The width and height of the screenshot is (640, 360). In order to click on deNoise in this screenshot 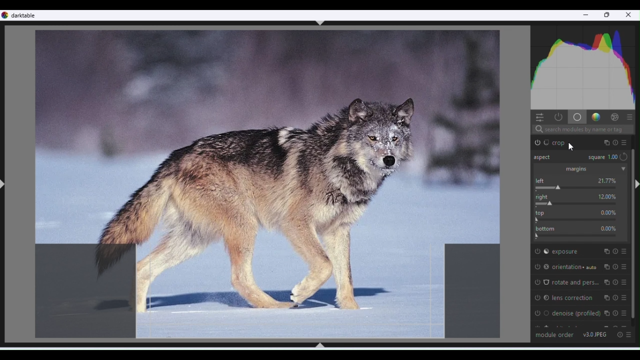, I will do `click(581, 313)`.